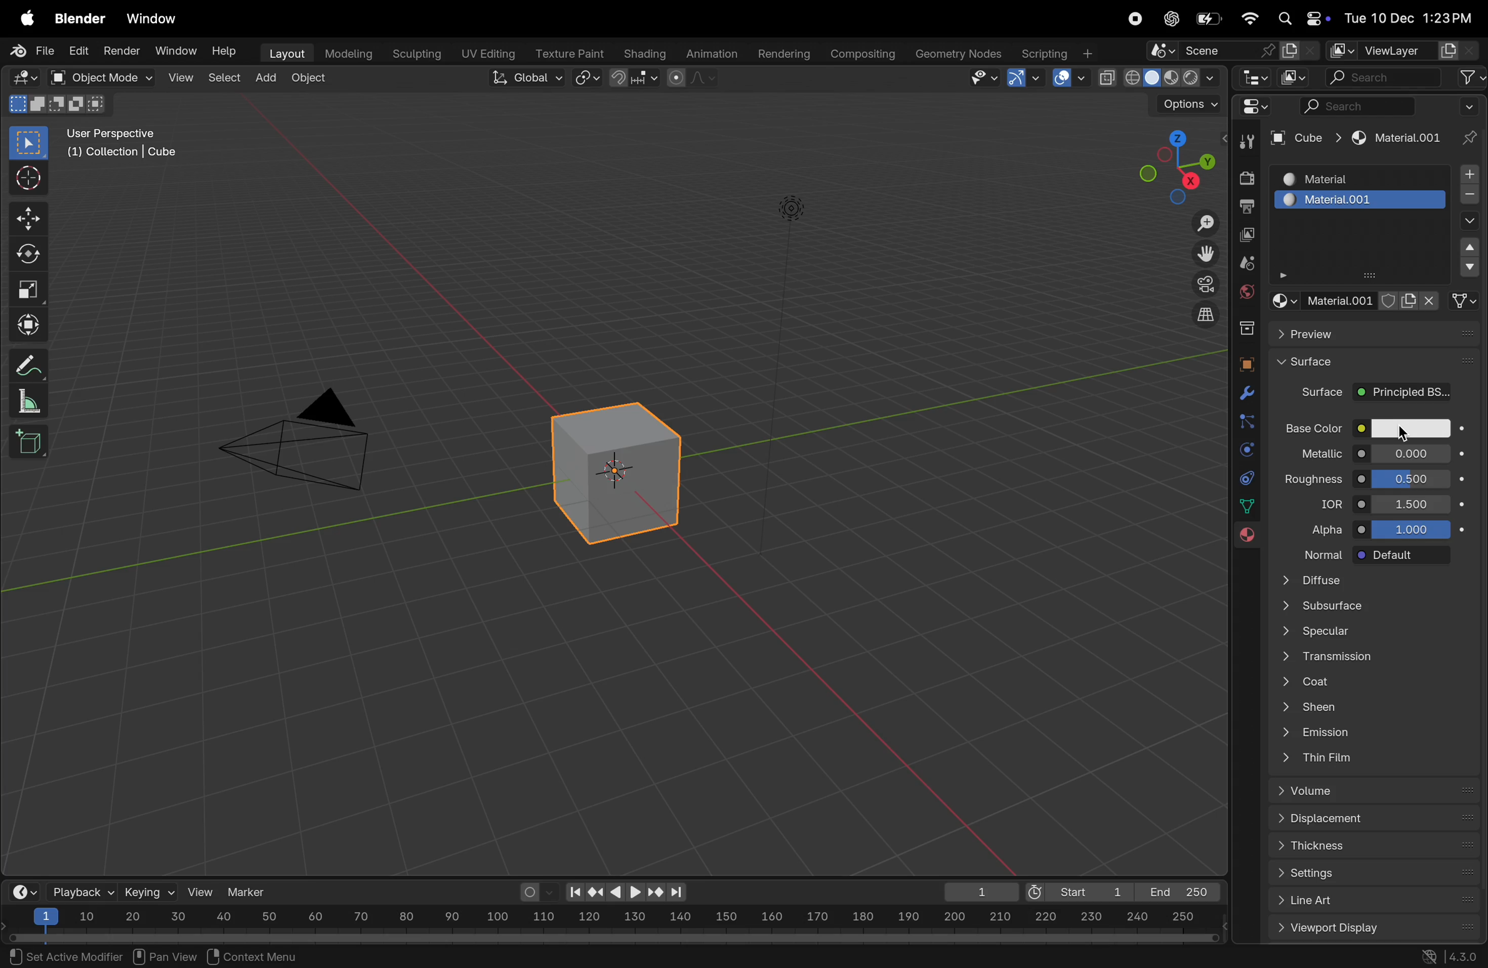 The image size is (1488, 968). I want to click on apple widgets, so click(1300, 19).